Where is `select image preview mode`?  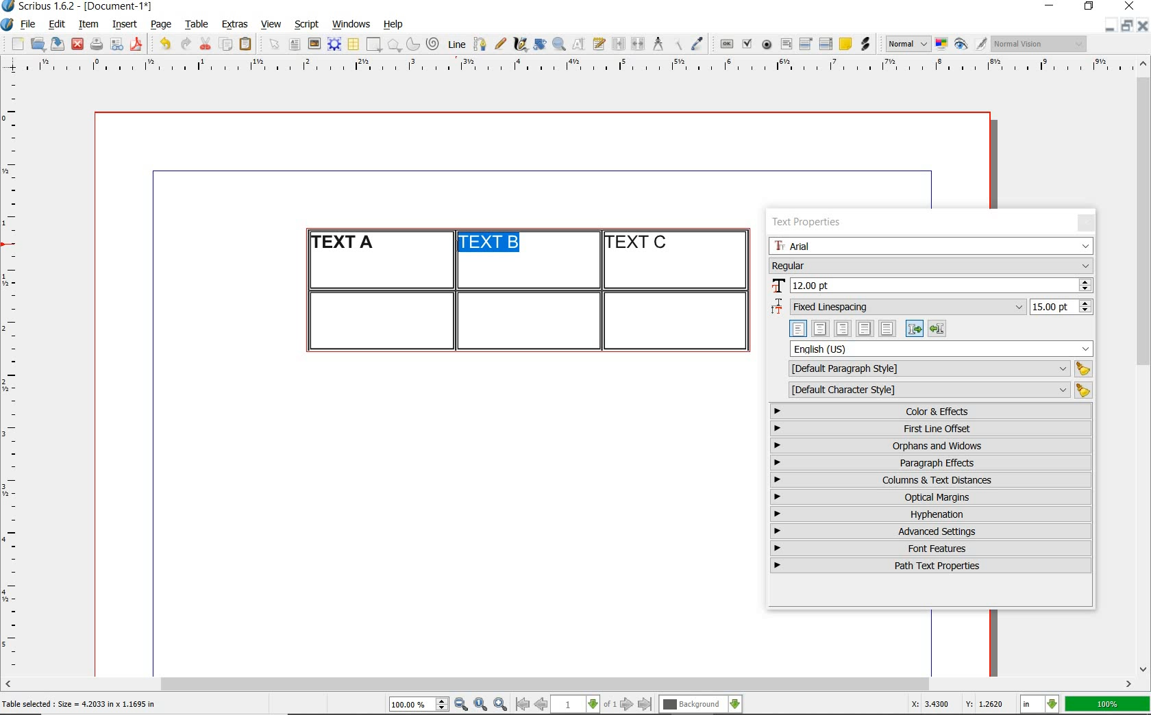 select image preview mode is located at coordinates (907, 45).